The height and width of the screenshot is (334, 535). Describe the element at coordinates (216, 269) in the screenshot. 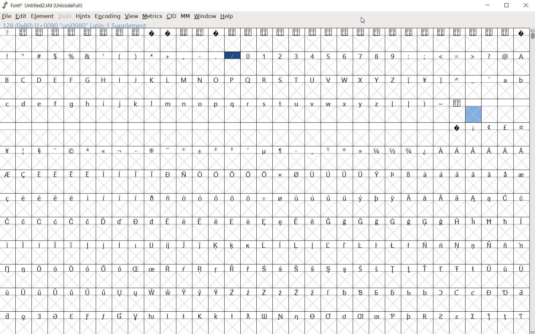

I see `glyph` at that location.